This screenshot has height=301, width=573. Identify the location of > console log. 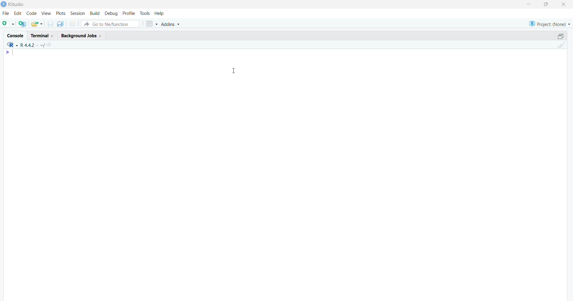
(70, 64).